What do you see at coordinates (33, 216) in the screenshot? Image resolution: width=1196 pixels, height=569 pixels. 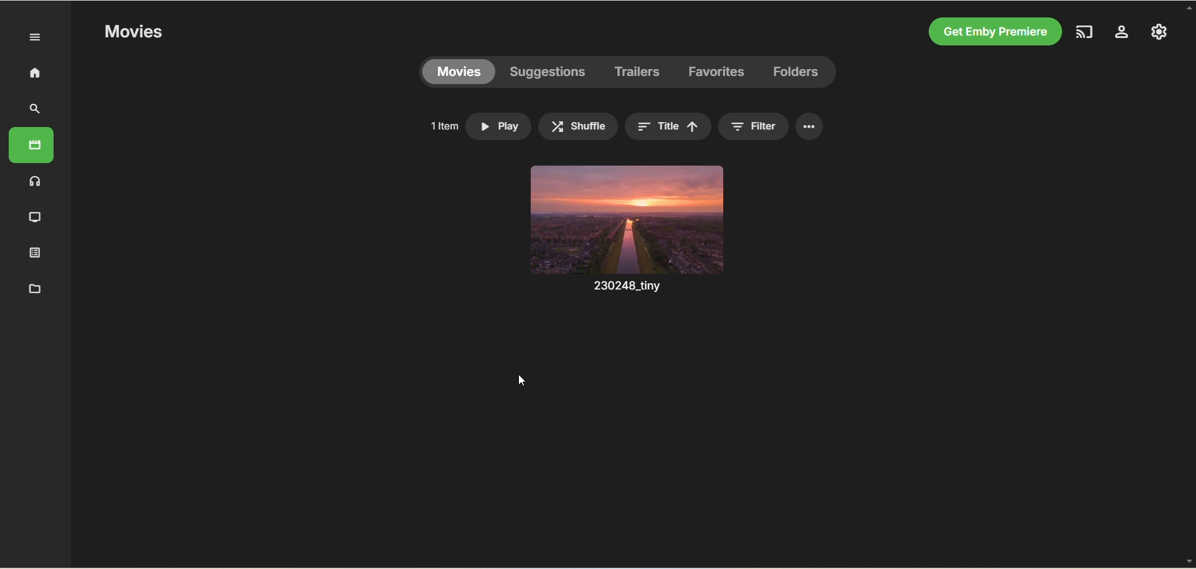 I see `TV shows` at bounding box center [33, 216].